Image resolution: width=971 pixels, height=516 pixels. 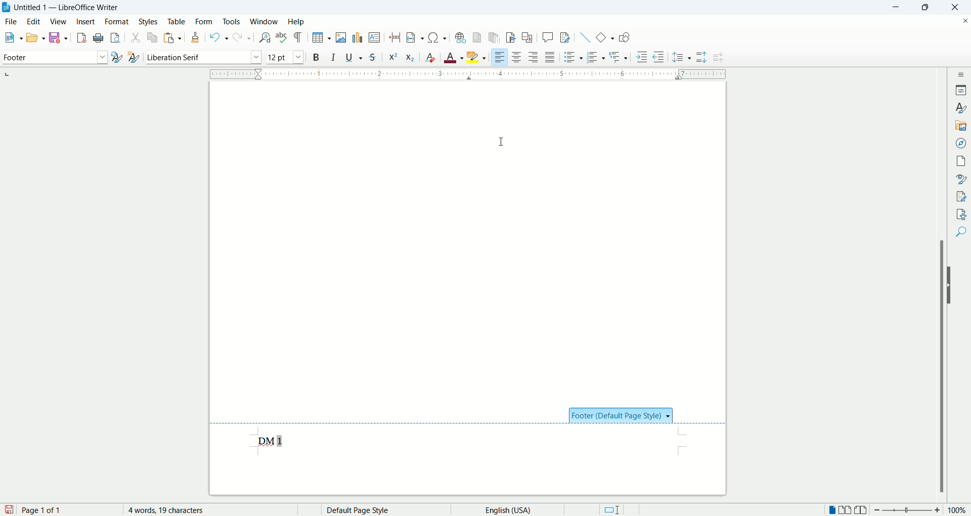 What do you see at coordinates (495, 37) in the screenshot?
I see `insert endnote` at bounding box center [495, 37].